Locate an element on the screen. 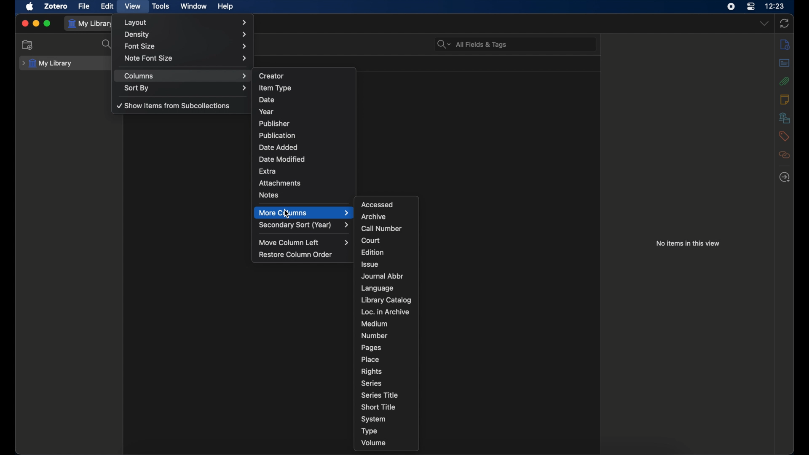  year is located at coordinates (267, 112).